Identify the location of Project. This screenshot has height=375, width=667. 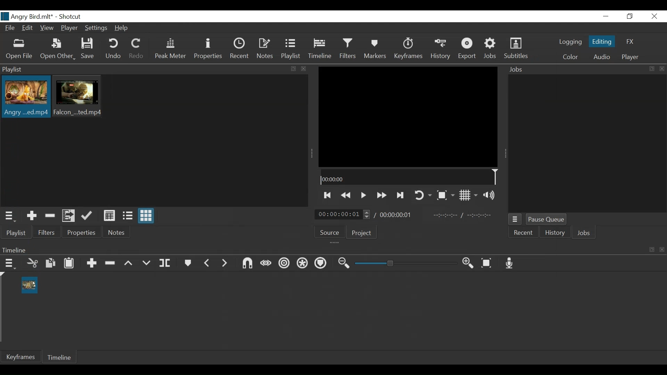
(362, 232).